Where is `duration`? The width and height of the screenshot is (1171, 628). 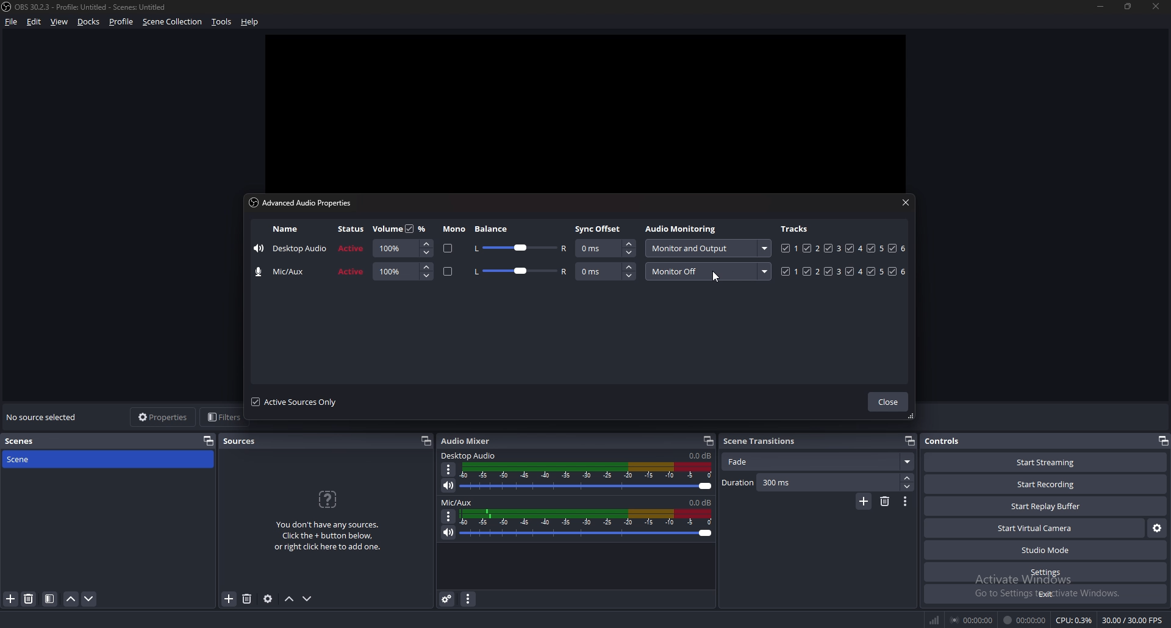
duration is located at coordinates (809, 483).